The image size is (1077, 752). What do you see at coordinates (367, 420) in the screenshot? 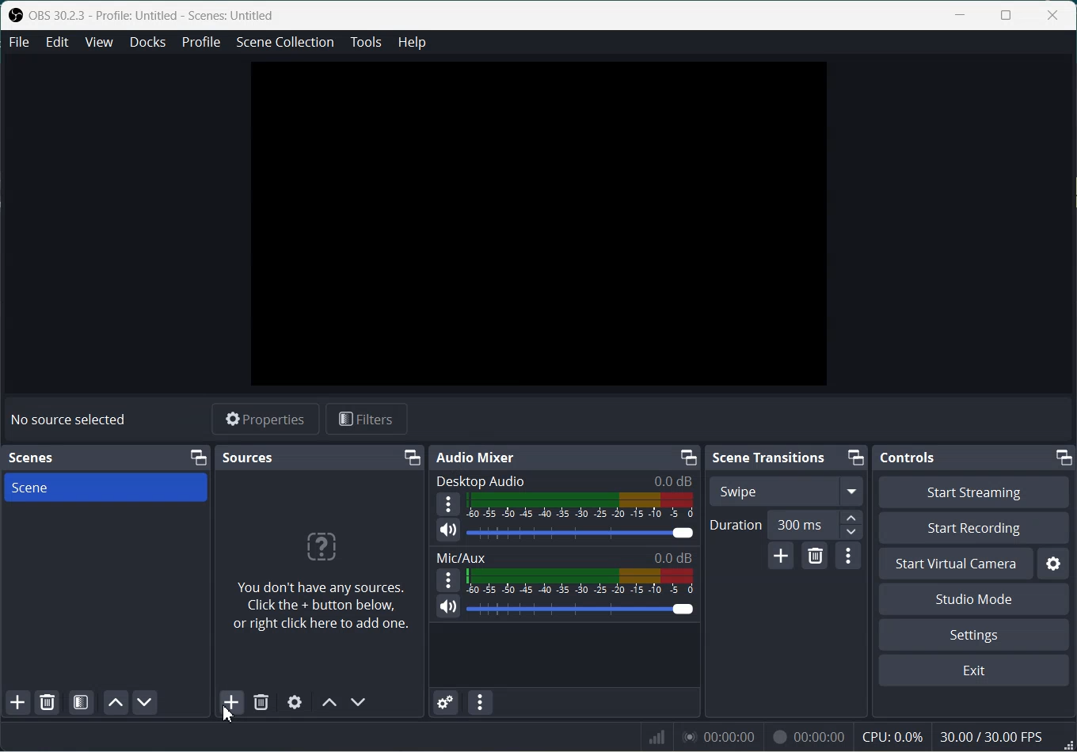
I see `Filter` at bounding box center [367, 420].